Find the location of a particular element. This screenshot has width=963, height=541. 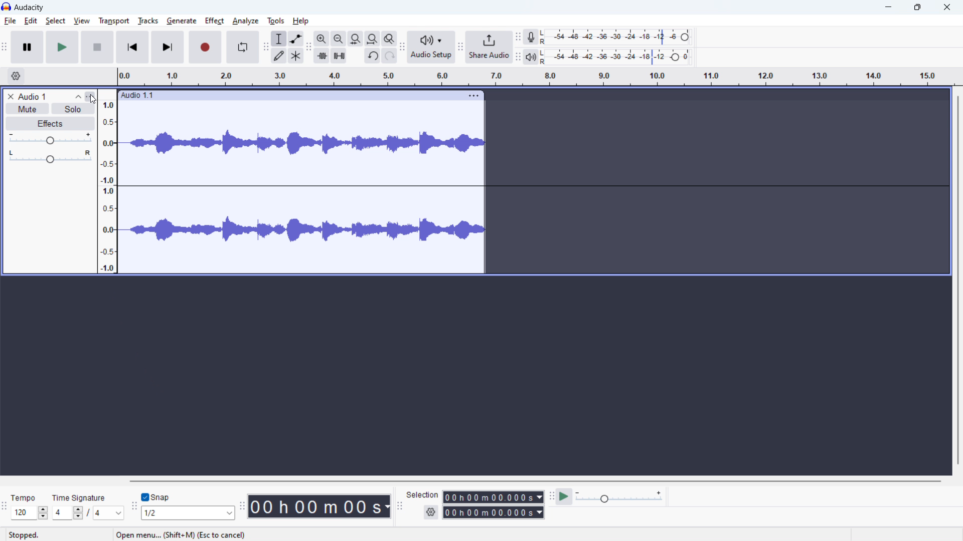

multi tool is located at coordinates (296, 56).